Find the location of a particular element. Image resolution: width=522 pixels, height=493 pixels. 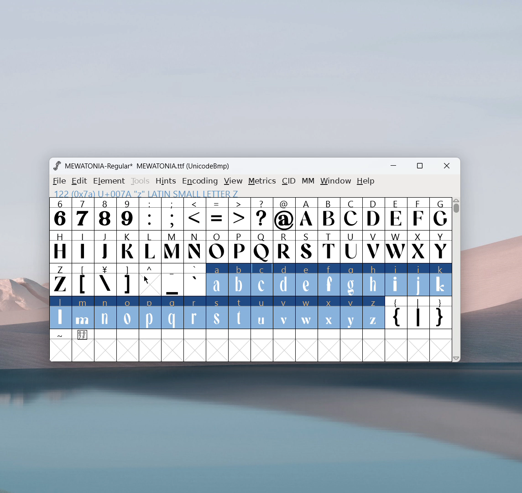

H is located at coordinates (60, 246).